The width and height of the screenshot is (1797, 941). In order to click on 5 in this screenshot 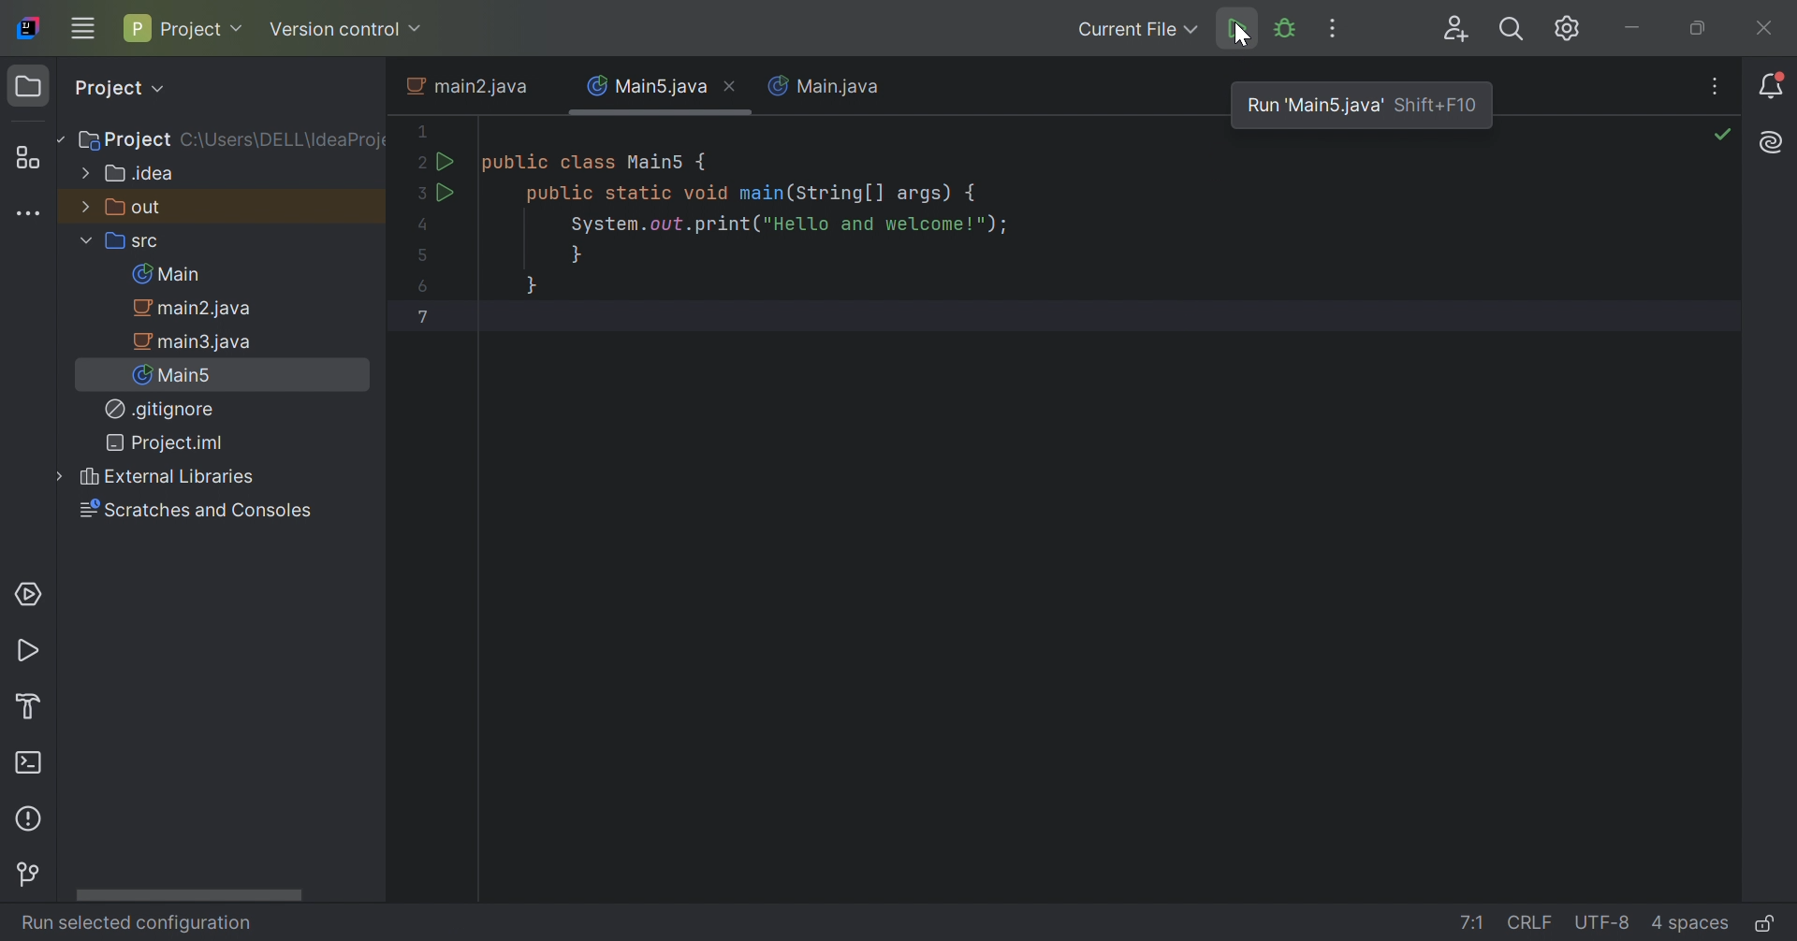, I will do `click(424, 254)`.